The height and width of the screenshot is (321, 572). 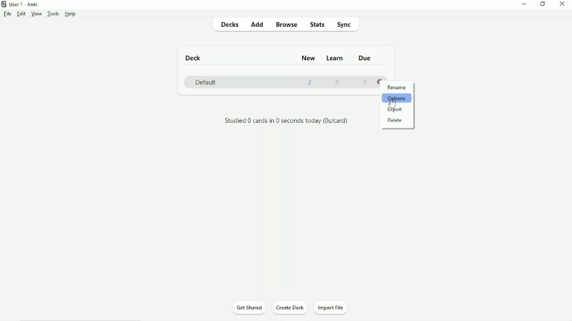 I want to click on Default, so click(x=207, y=82).